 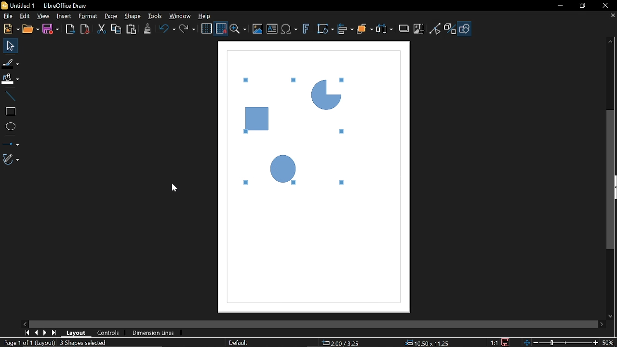 What do you see at coordinates (24, 16) in the screenshot?
I see `Edit` at bounding box center [24, 16].